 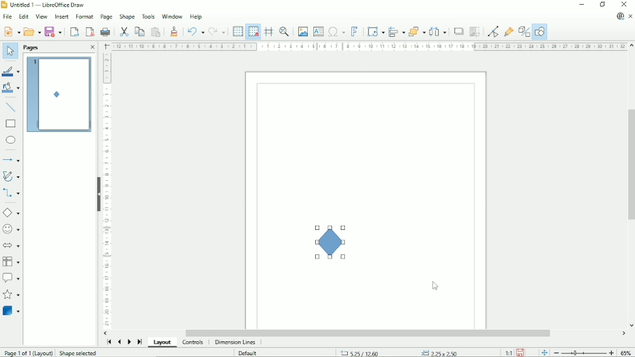 What do you see at coordinates (11, 140) in the screenshot?
I see `Ellipse` at bounding box center [11, 140].